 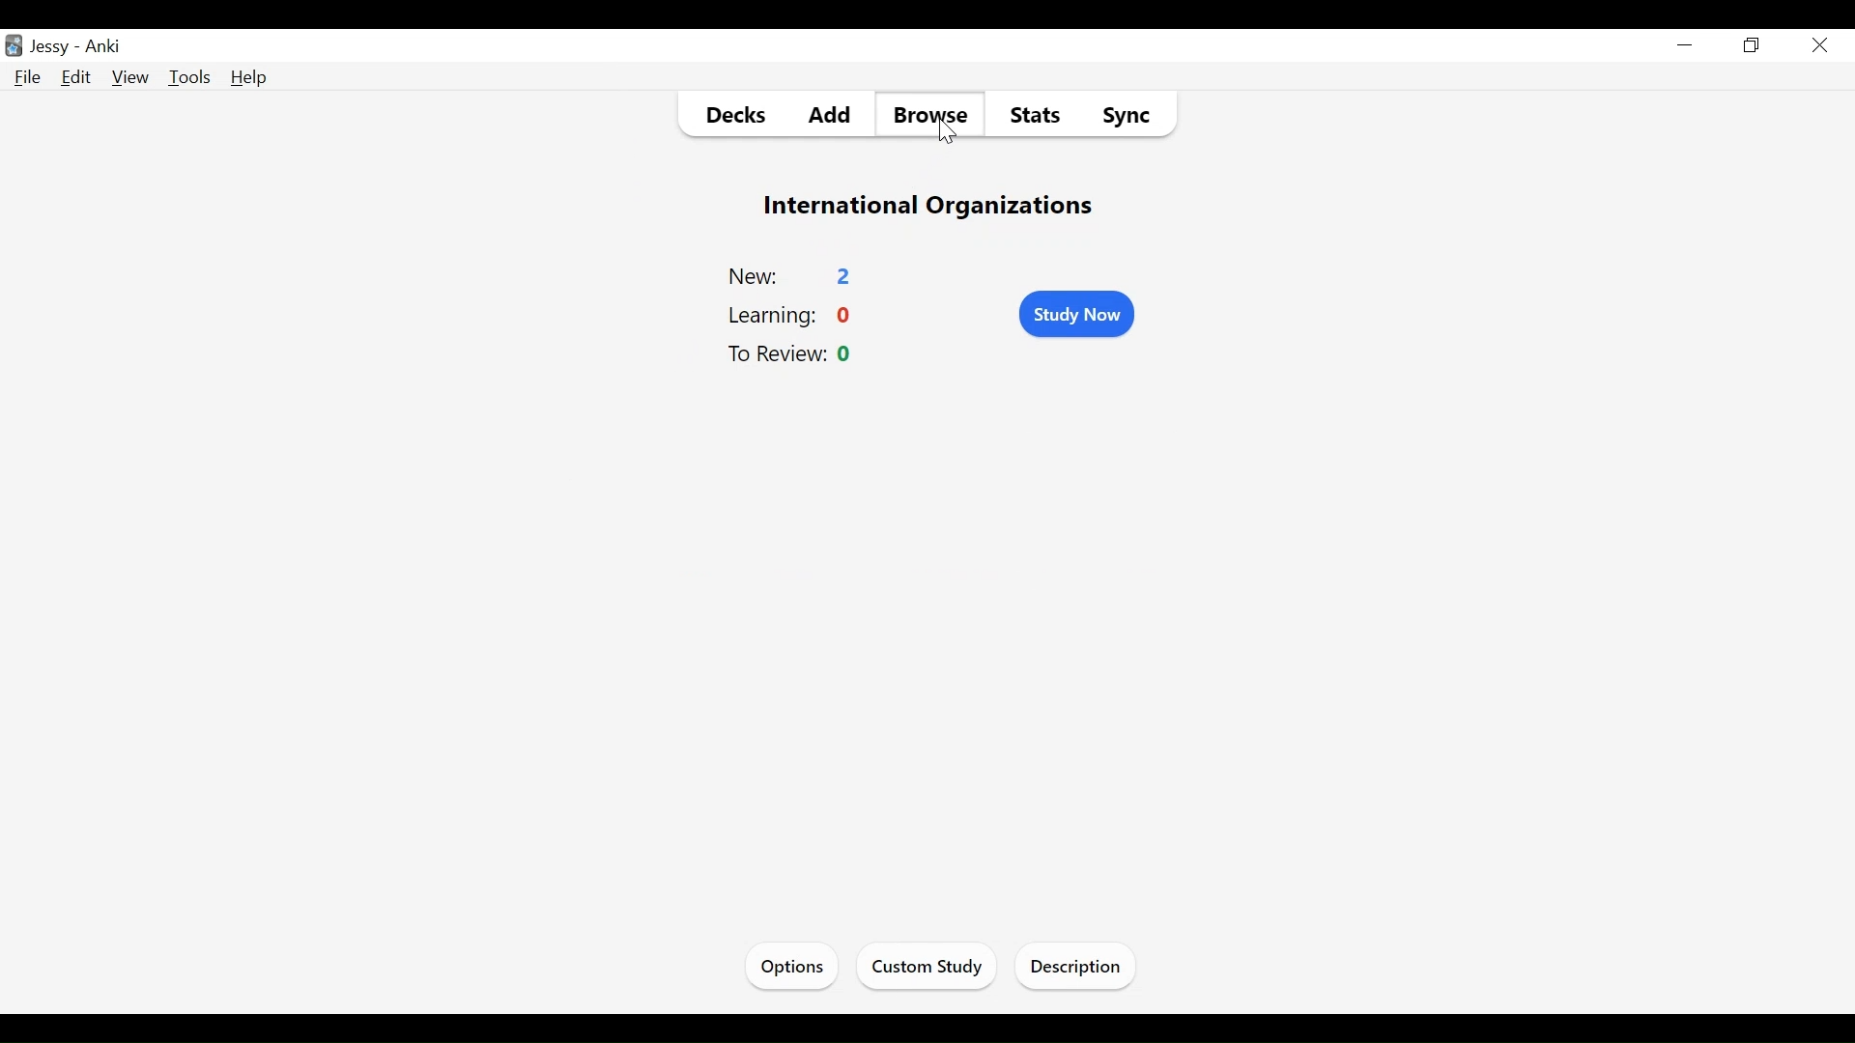 What do you see at coordinates (30, 78) in the screenshot?
I see `File` at bounding box center [30, 78].